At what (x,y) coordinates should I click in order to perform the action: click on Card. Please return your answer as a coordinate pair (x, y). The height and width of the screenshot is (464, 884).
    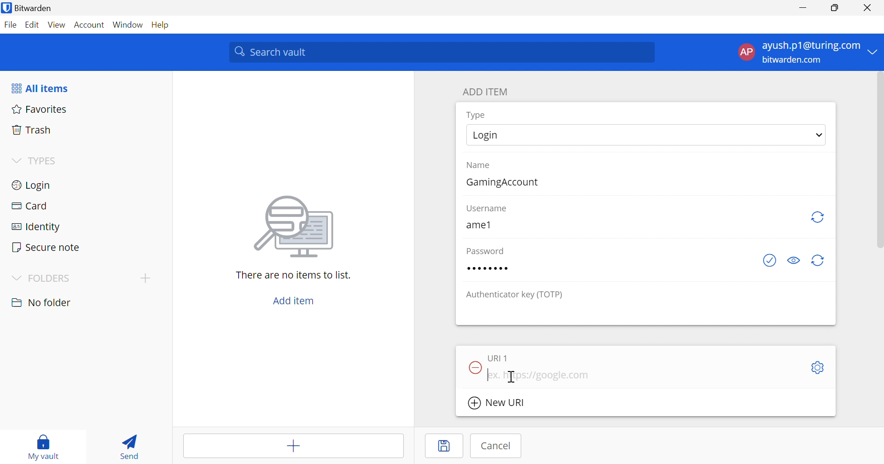
    Looking at the image, I should click on (31, 207).